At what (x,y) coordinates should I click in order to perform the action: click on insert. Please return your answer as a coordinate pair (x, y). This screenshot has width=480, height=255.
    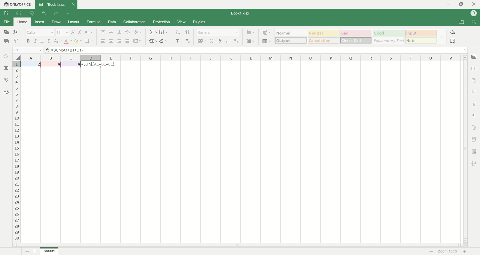
    Looking at the image, I should click on (38, 22).